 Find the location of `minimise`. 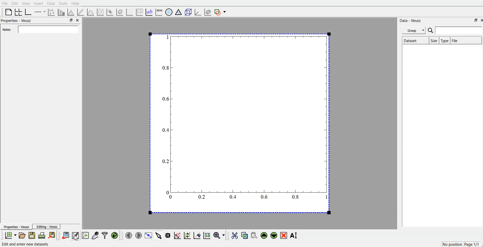

minimise is located at coordinates (474, 20).